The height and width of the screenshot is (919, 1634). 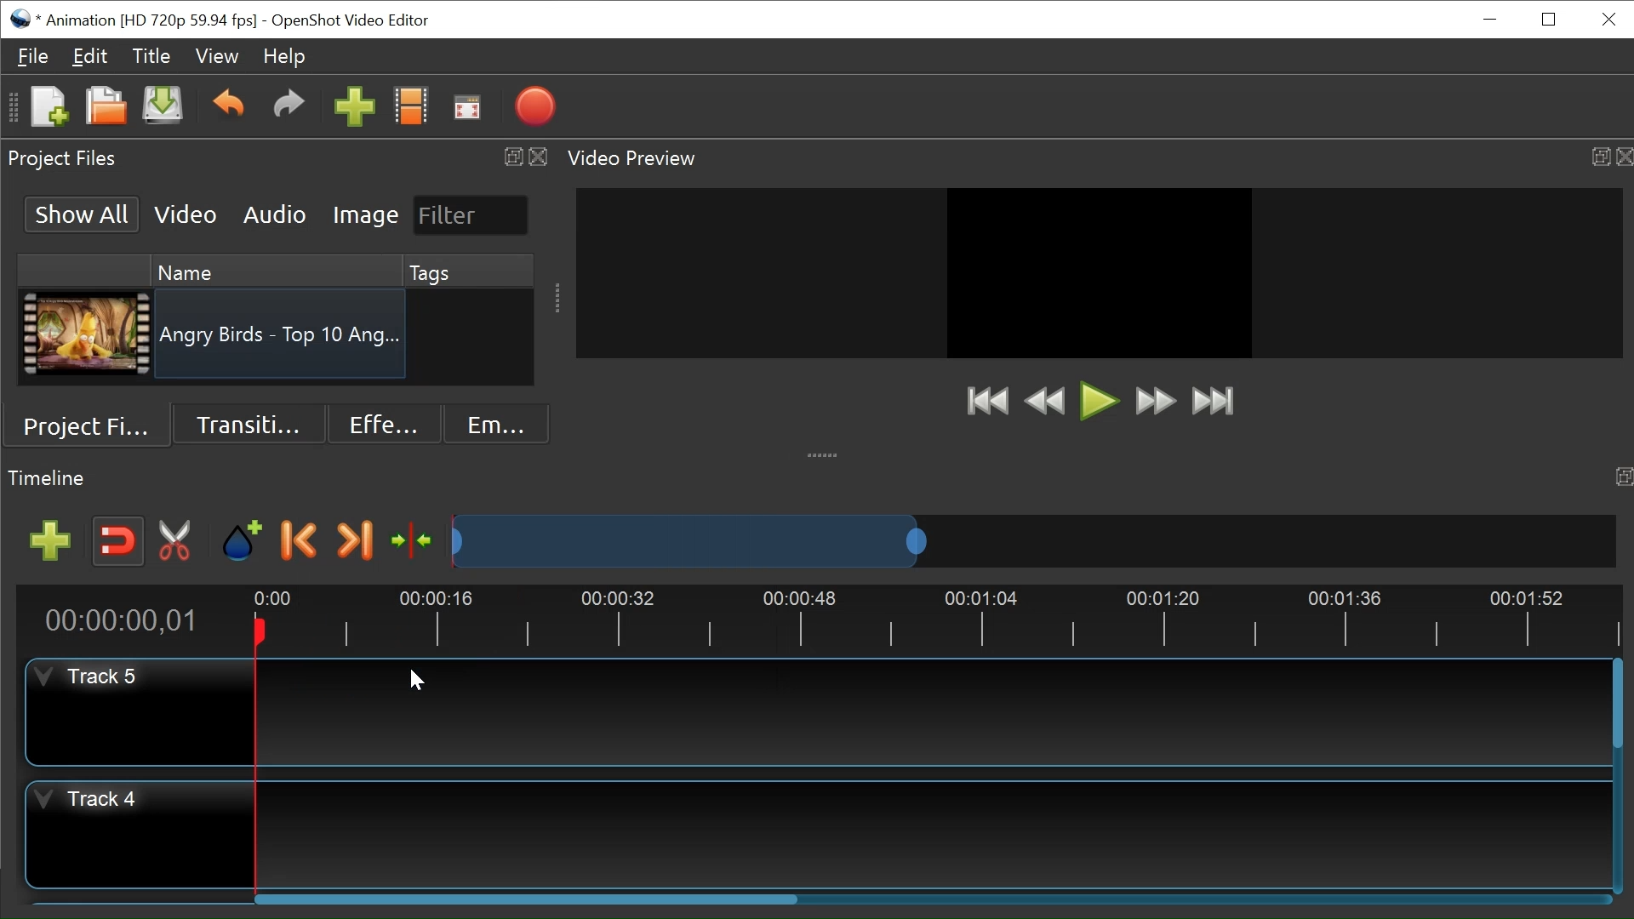 I want to click on Razor, so click(x=180, y=541).